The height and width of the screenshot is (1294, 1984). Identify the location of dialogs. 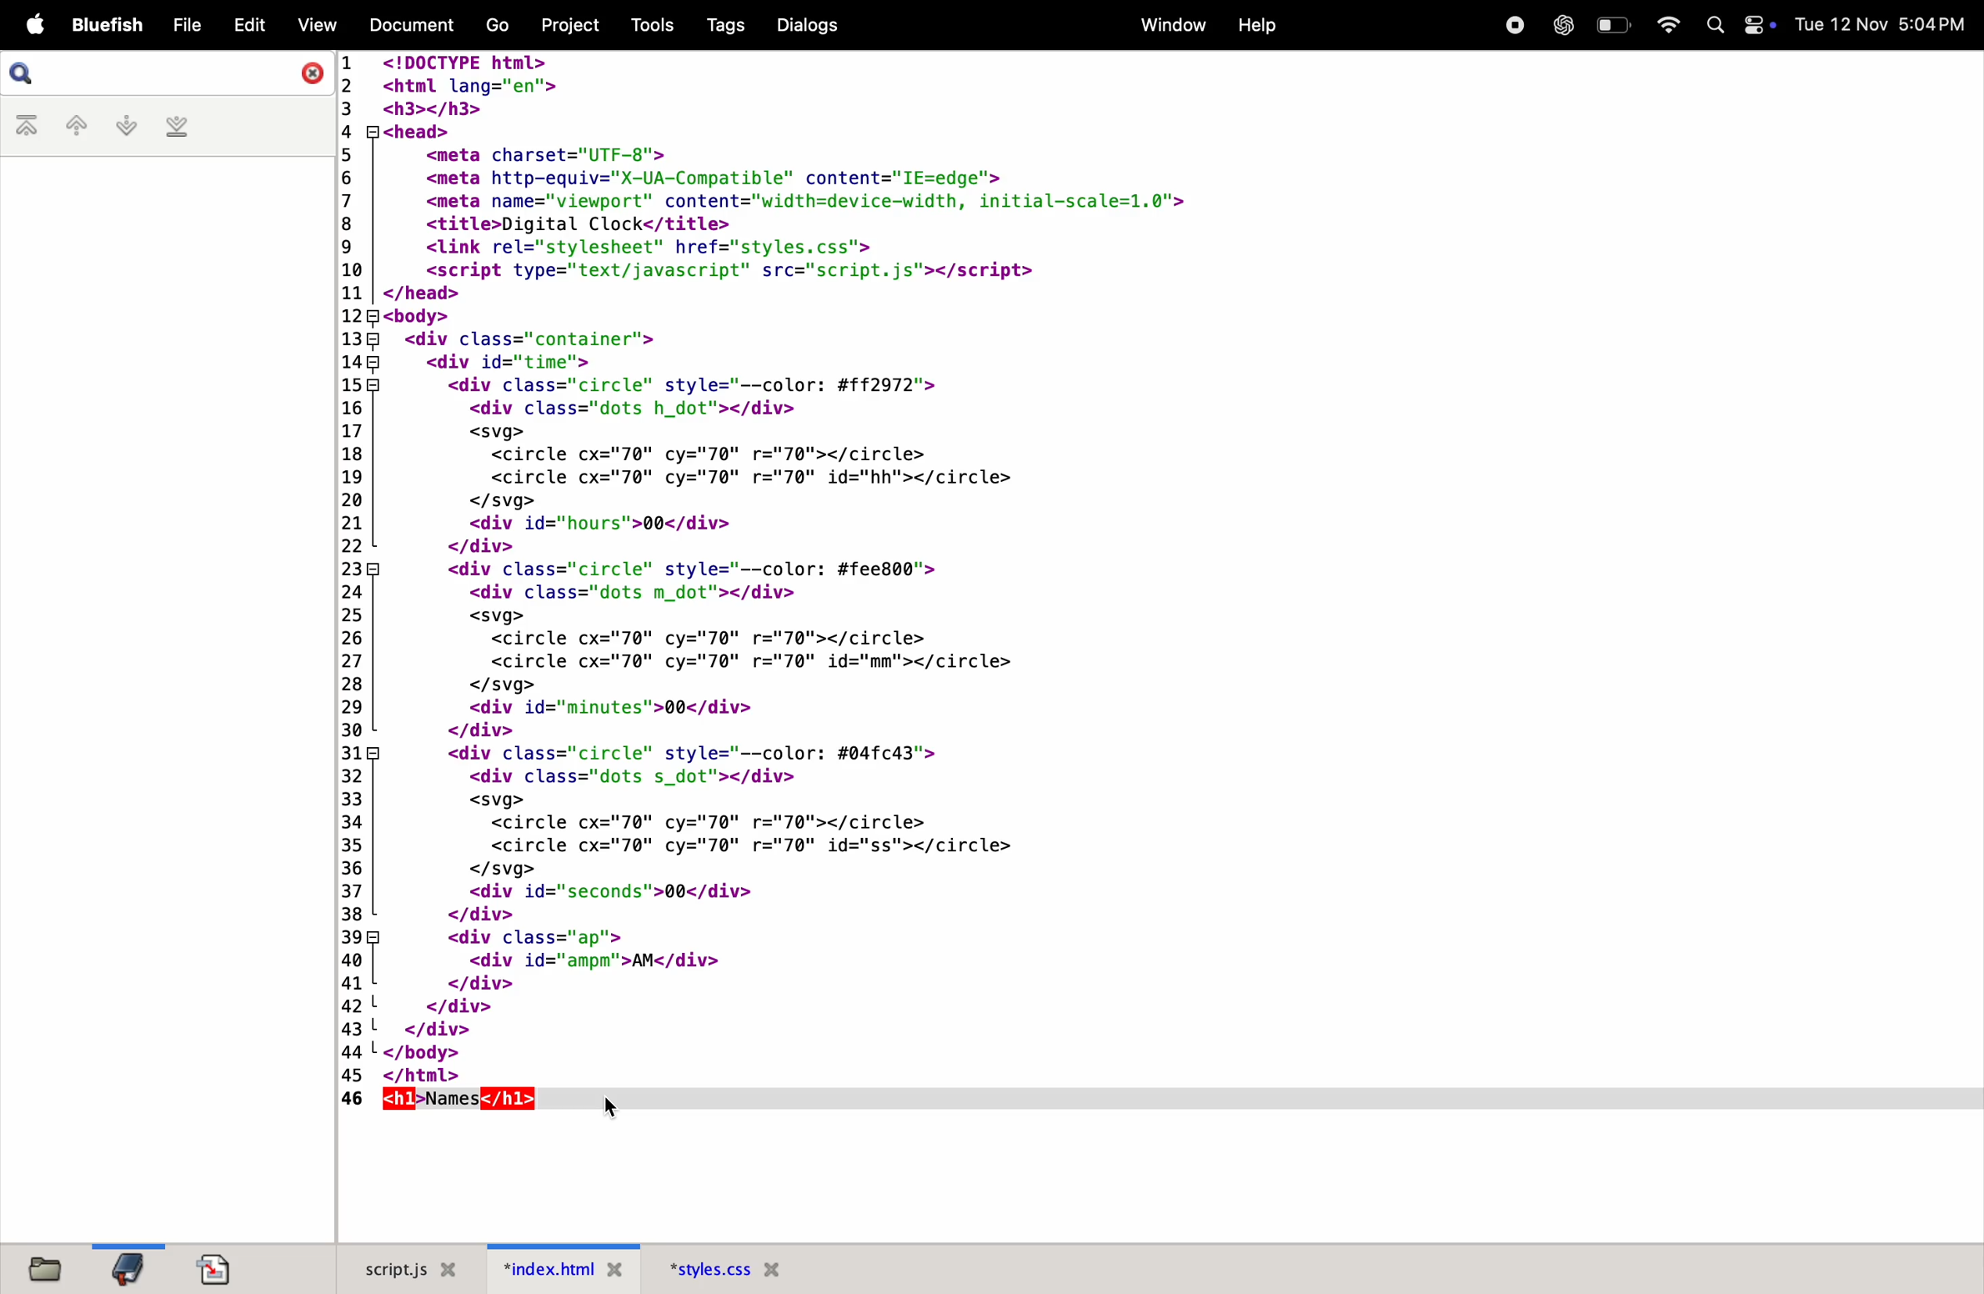
(809, 25).